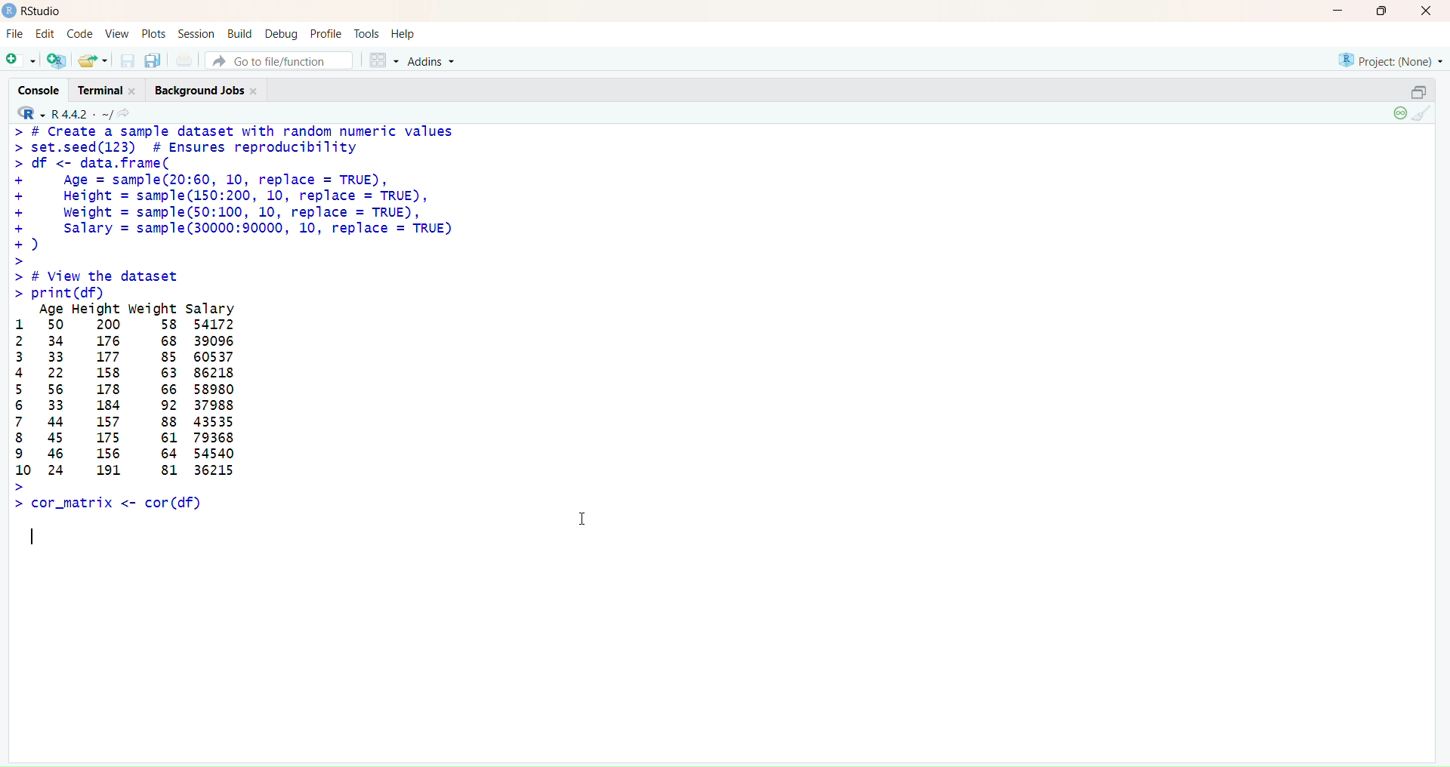 This screenshot has width=1450, height=767. I want to click on Edit, so click(46, 35).